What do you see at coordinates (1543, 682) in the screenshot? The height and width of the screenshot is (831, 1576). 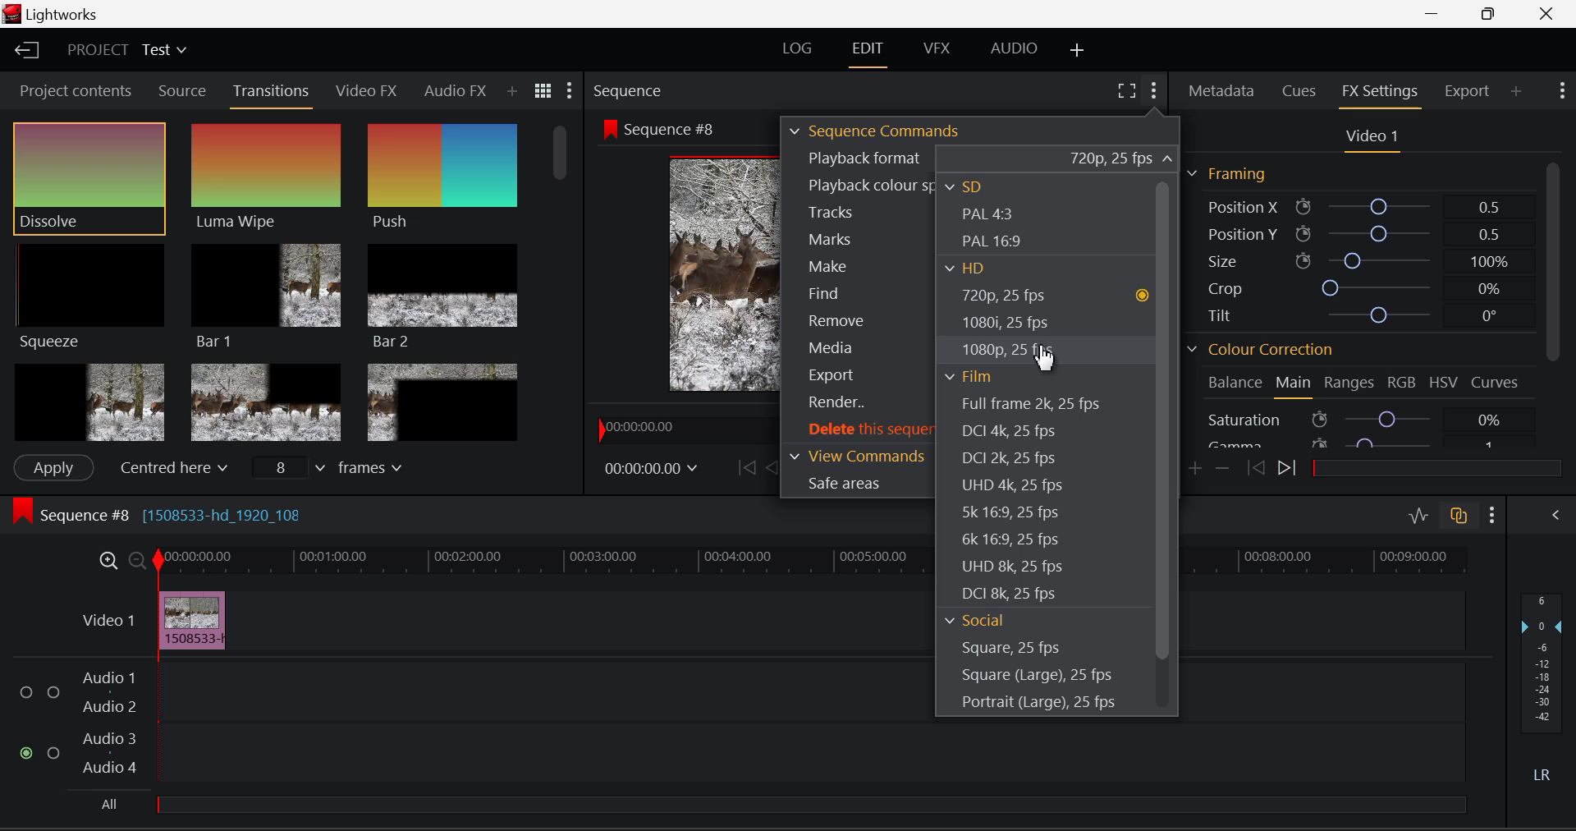 I see `Decibel Level` at bounding box center [1543, 682].